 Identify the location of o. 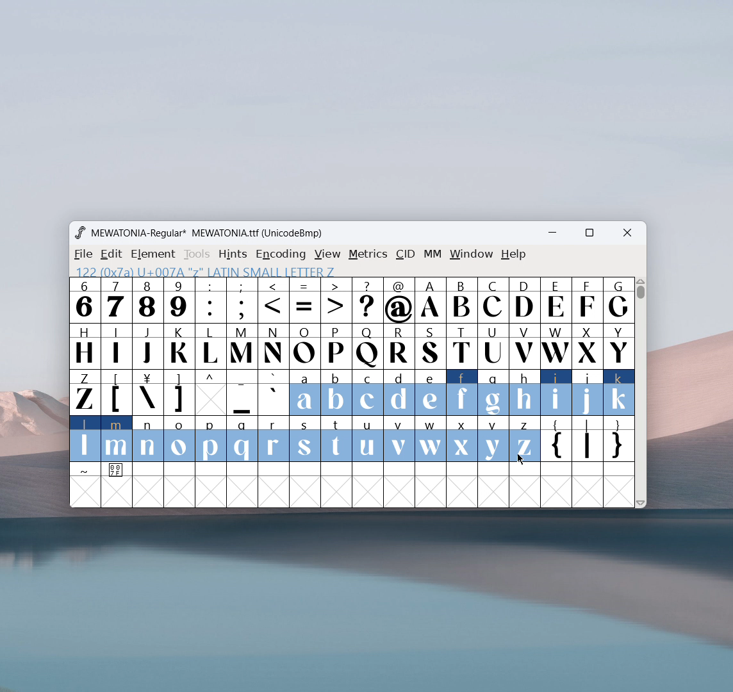
(180, 440).